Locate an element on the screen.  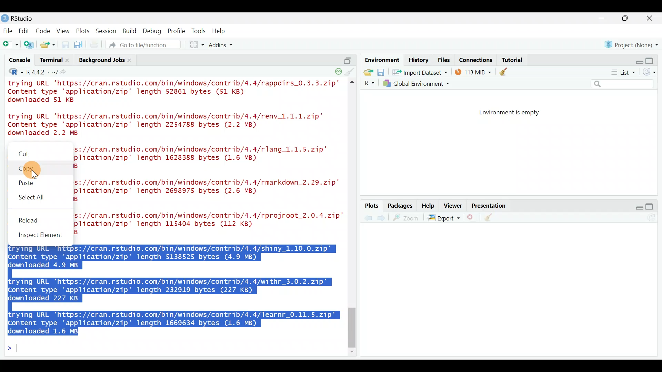
minimize is located at coordinates (605, 19).